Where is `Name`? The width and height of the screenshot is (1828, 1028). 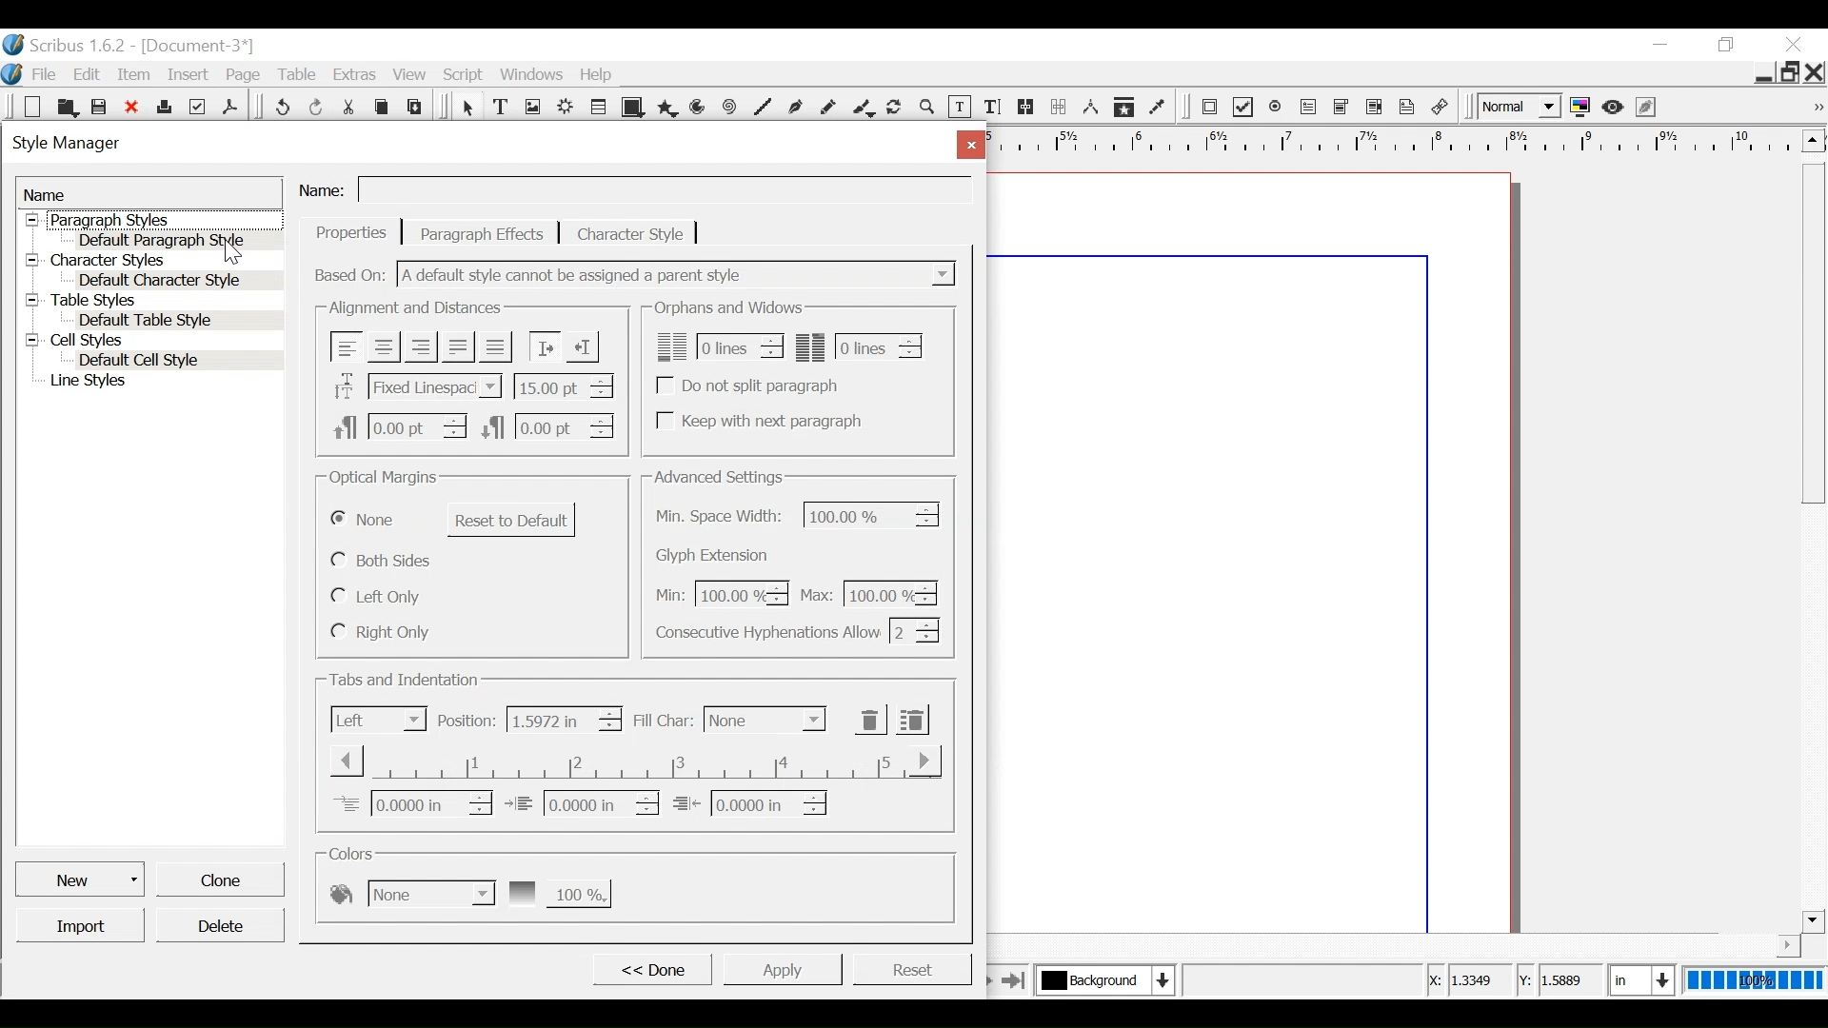
Name is located at coordinates (149, 193).